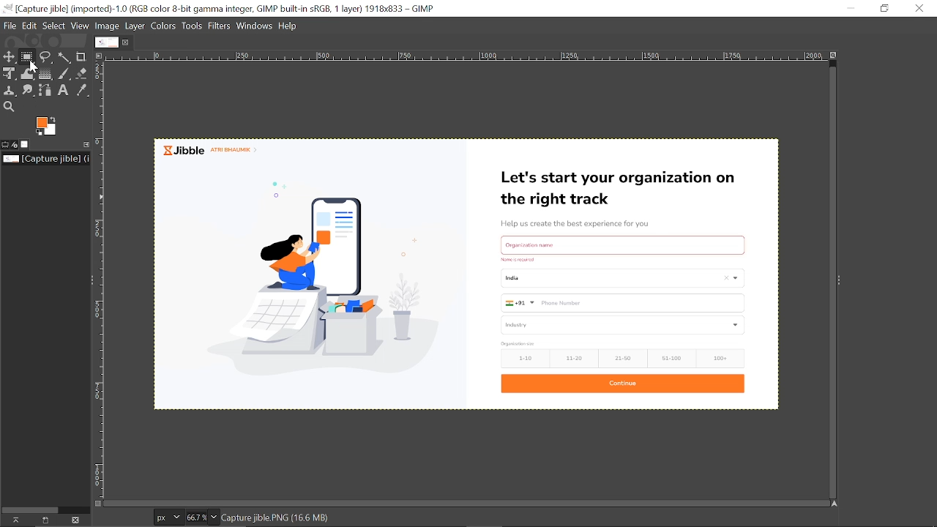 Image resolution: width=937 pixels, height=527 pixels. I want to click on gradiaent tool, so click(45, 73).